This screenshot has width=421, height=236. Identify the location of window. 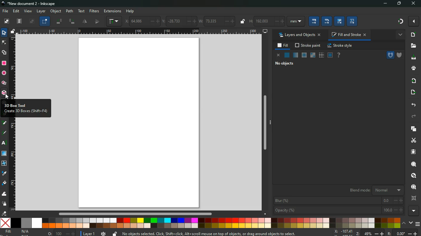
(312, 55).